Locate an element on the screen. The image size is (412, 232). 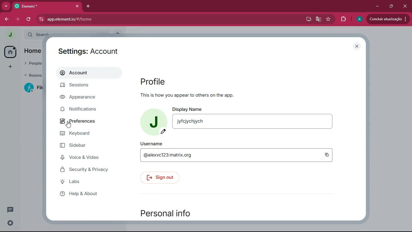
Search is located at coordinates (76, 34).